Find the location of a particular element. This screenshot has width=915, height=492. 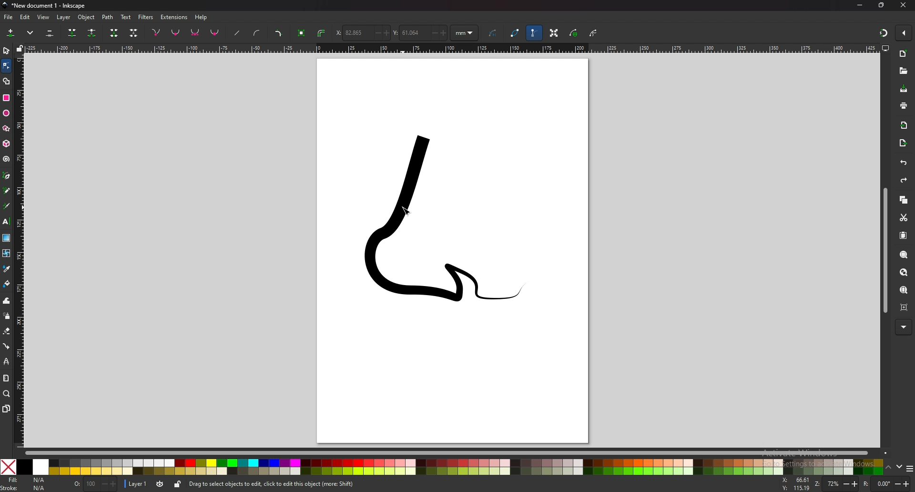

show path outline is located at coordinates (515, 33).